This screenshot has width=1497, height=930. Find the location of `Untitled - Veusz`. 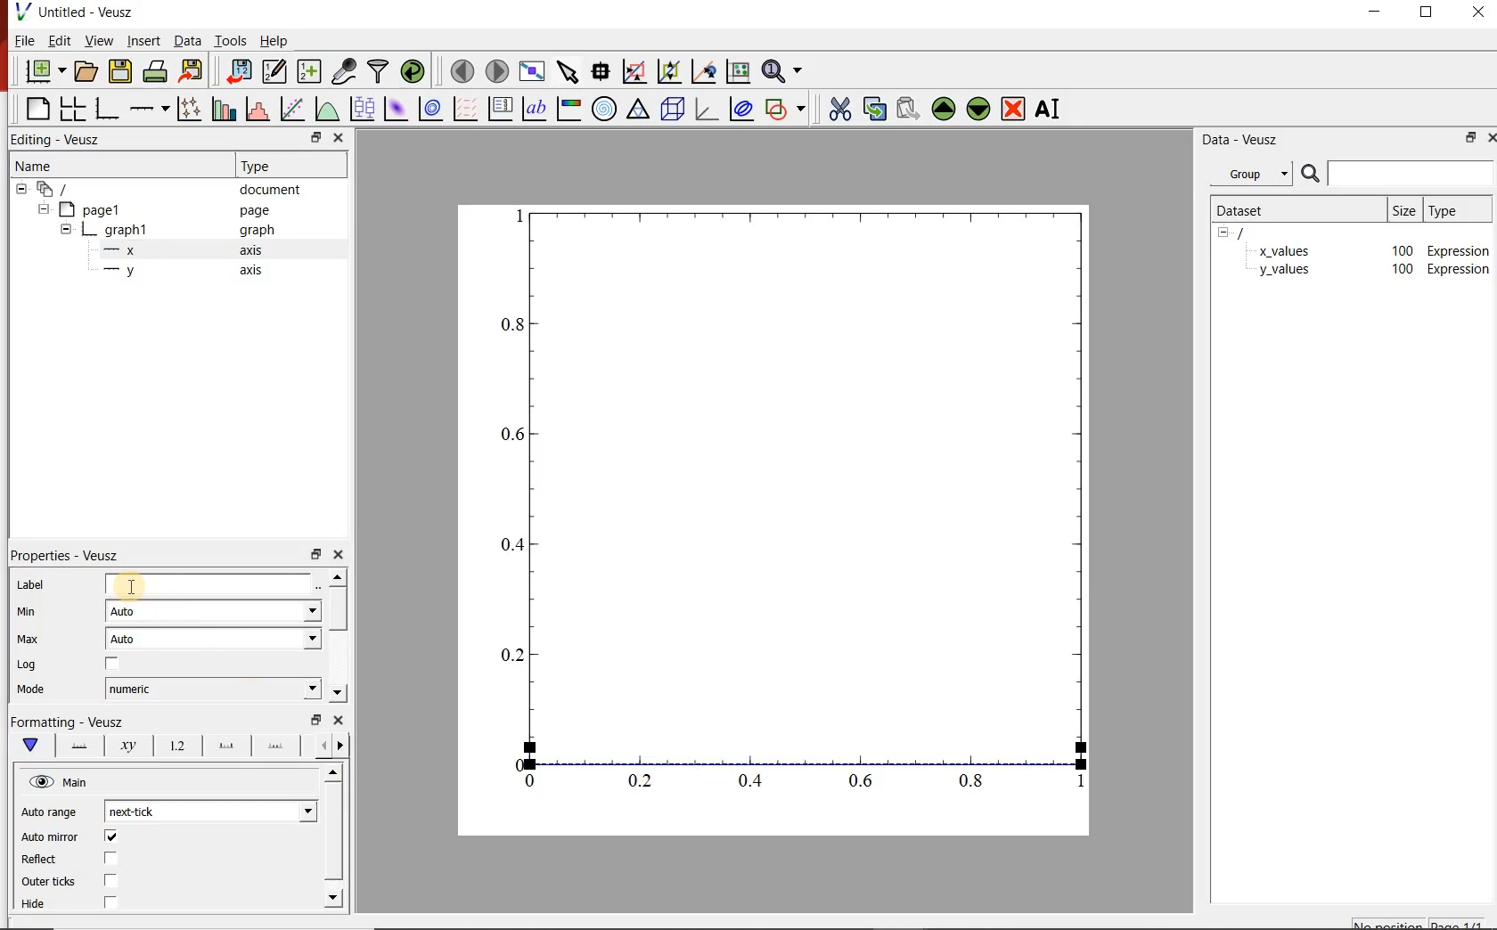

Untitled - Veusz is located at coordinates (86, 12).